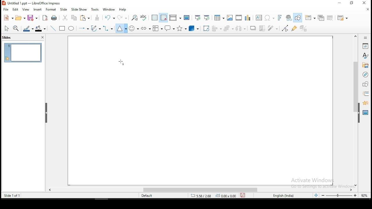 The height and width of the screenshot is (209, 372). I want to click on shapes, so click(366, 84).